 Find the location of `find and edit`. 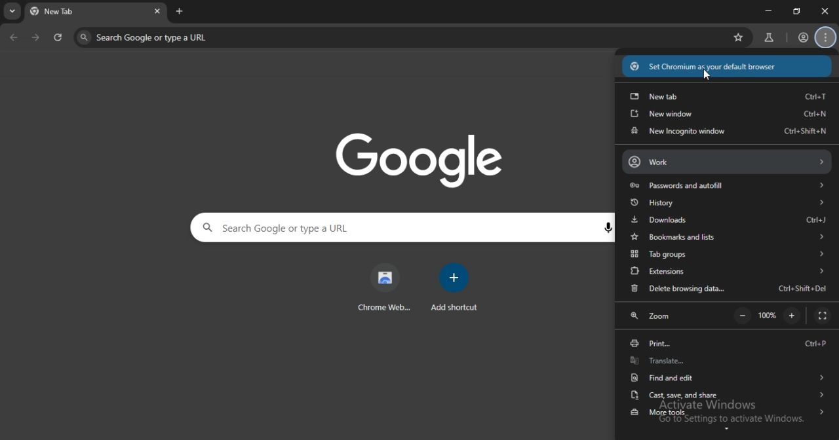

find and edit is located at coordinates (727, 377).